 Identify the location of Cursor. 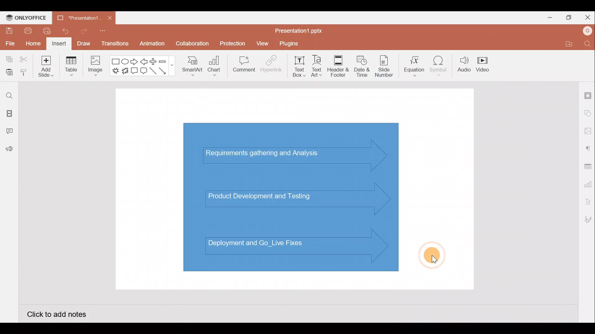
(432, 253).